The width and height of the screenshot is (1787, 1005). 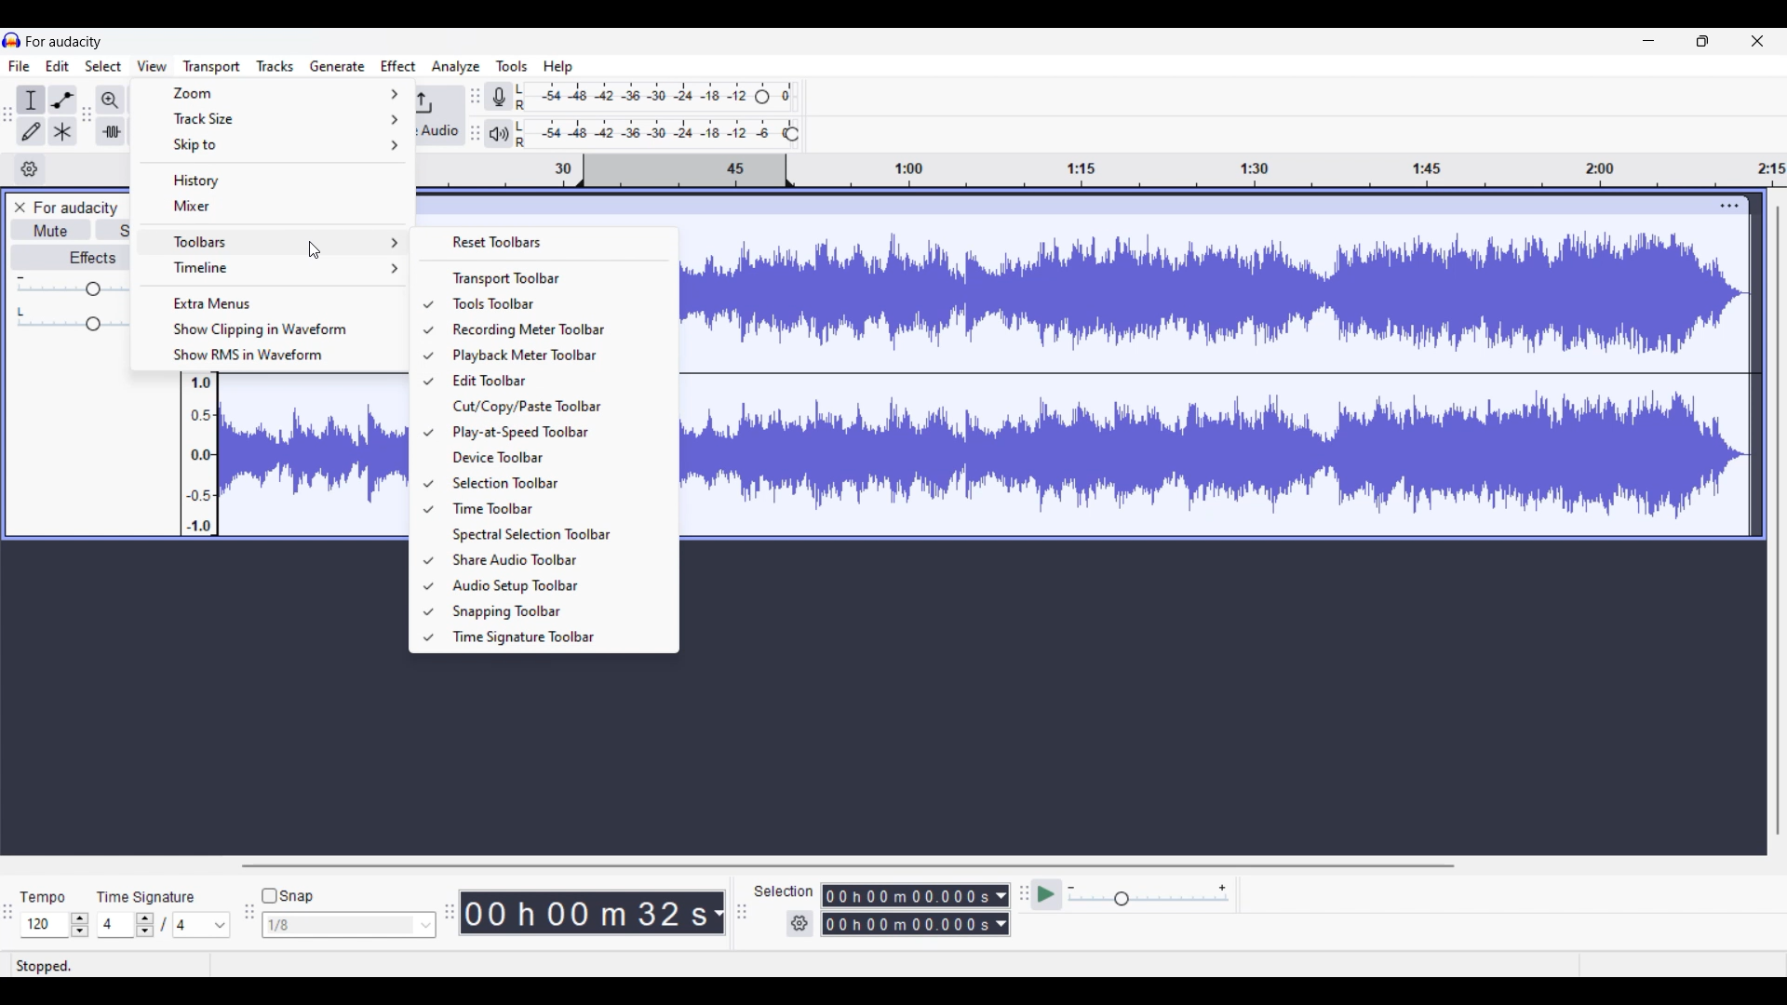 What do you see at coordinates (907, 895) in the screenshot?
I see `Selection duration tracker` at bounding box center [907, 895].